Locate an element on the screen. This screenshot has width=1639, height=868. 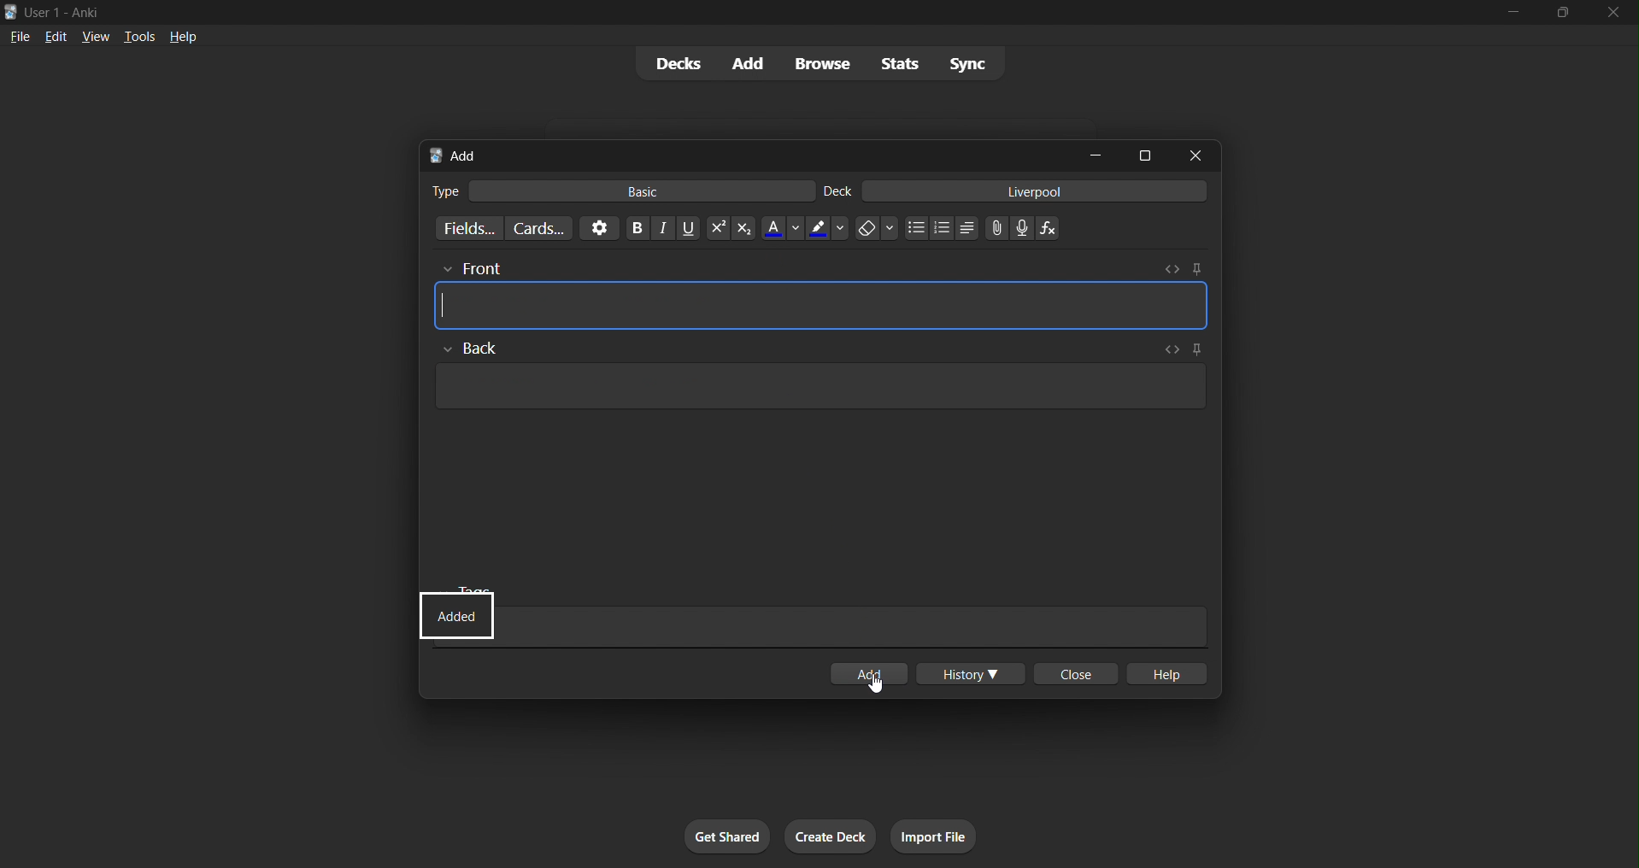
decks is located at coordinates (672, 62).